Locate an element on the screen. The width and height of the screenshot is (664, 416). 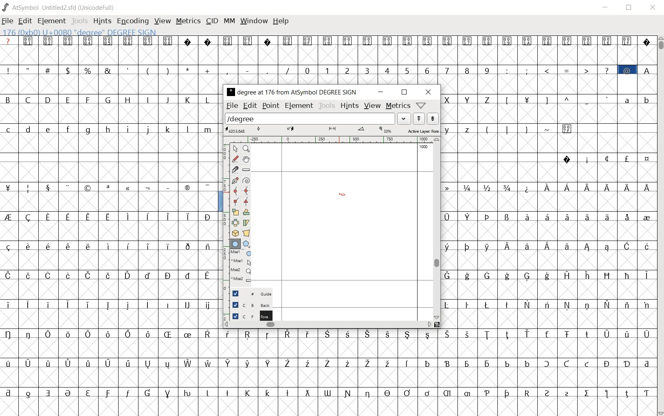
magnify is located at coordinates (246, 149).